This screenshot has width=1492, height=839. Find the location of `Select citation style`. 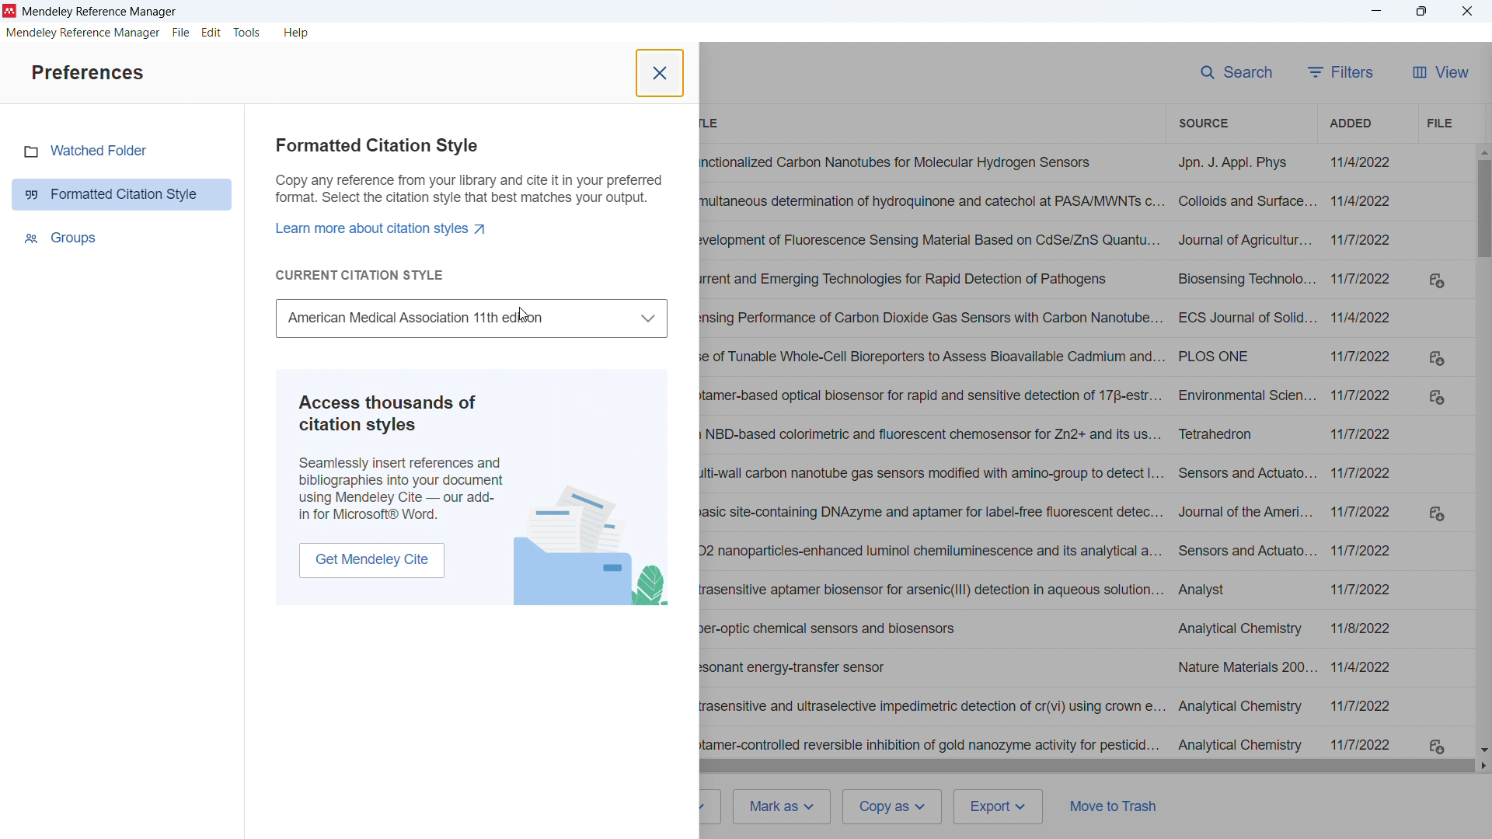

Select citation style is located at coordinates (470, 319).